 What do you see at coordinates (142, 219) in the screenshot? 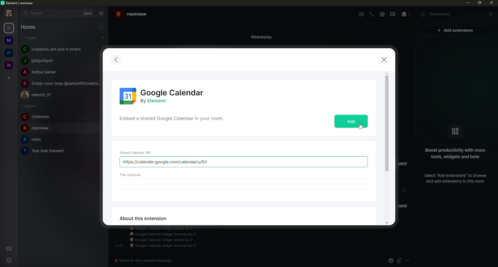
I see `about` at bounding box center [142, 219].